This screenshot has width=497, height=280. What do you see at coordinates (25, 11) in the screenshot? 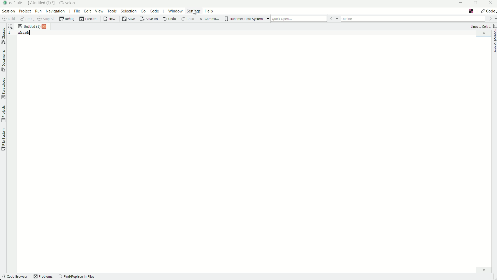
I see `project menu` at bounding box center [25, 11].